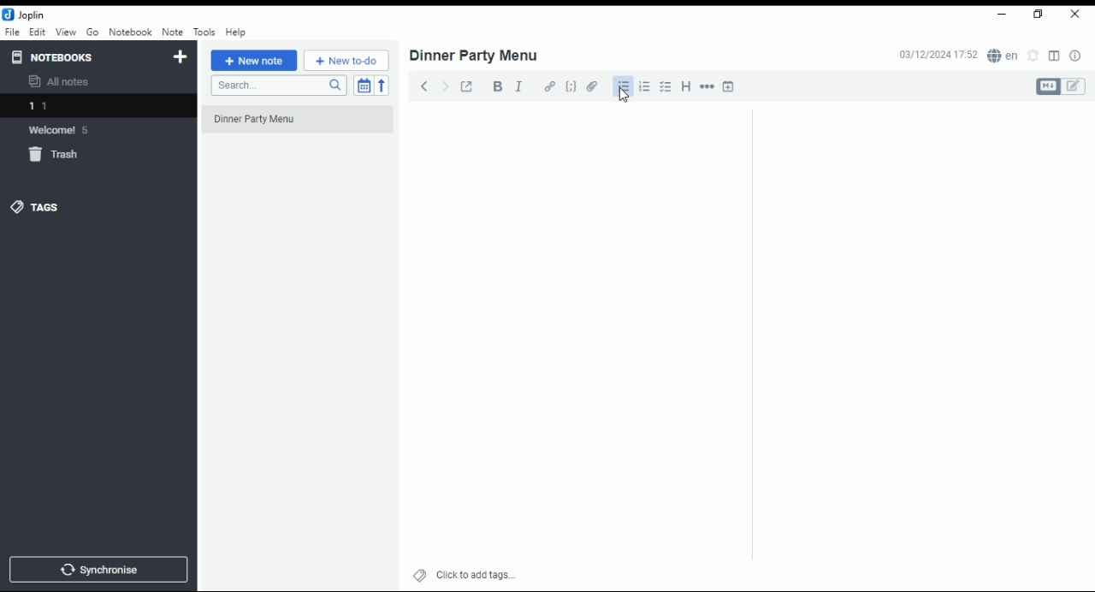 The width and height of the screenshot is (1095, 592). I want to click on help, so click(236, 33).